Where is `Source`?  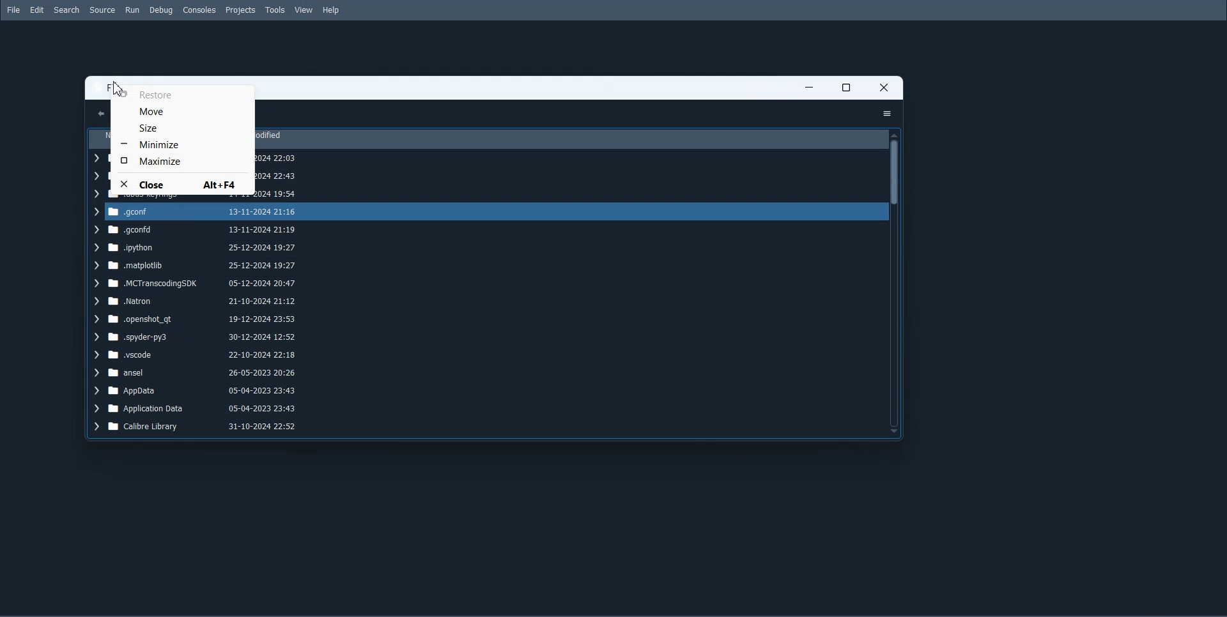 Source is located at coordinates (102, 10).